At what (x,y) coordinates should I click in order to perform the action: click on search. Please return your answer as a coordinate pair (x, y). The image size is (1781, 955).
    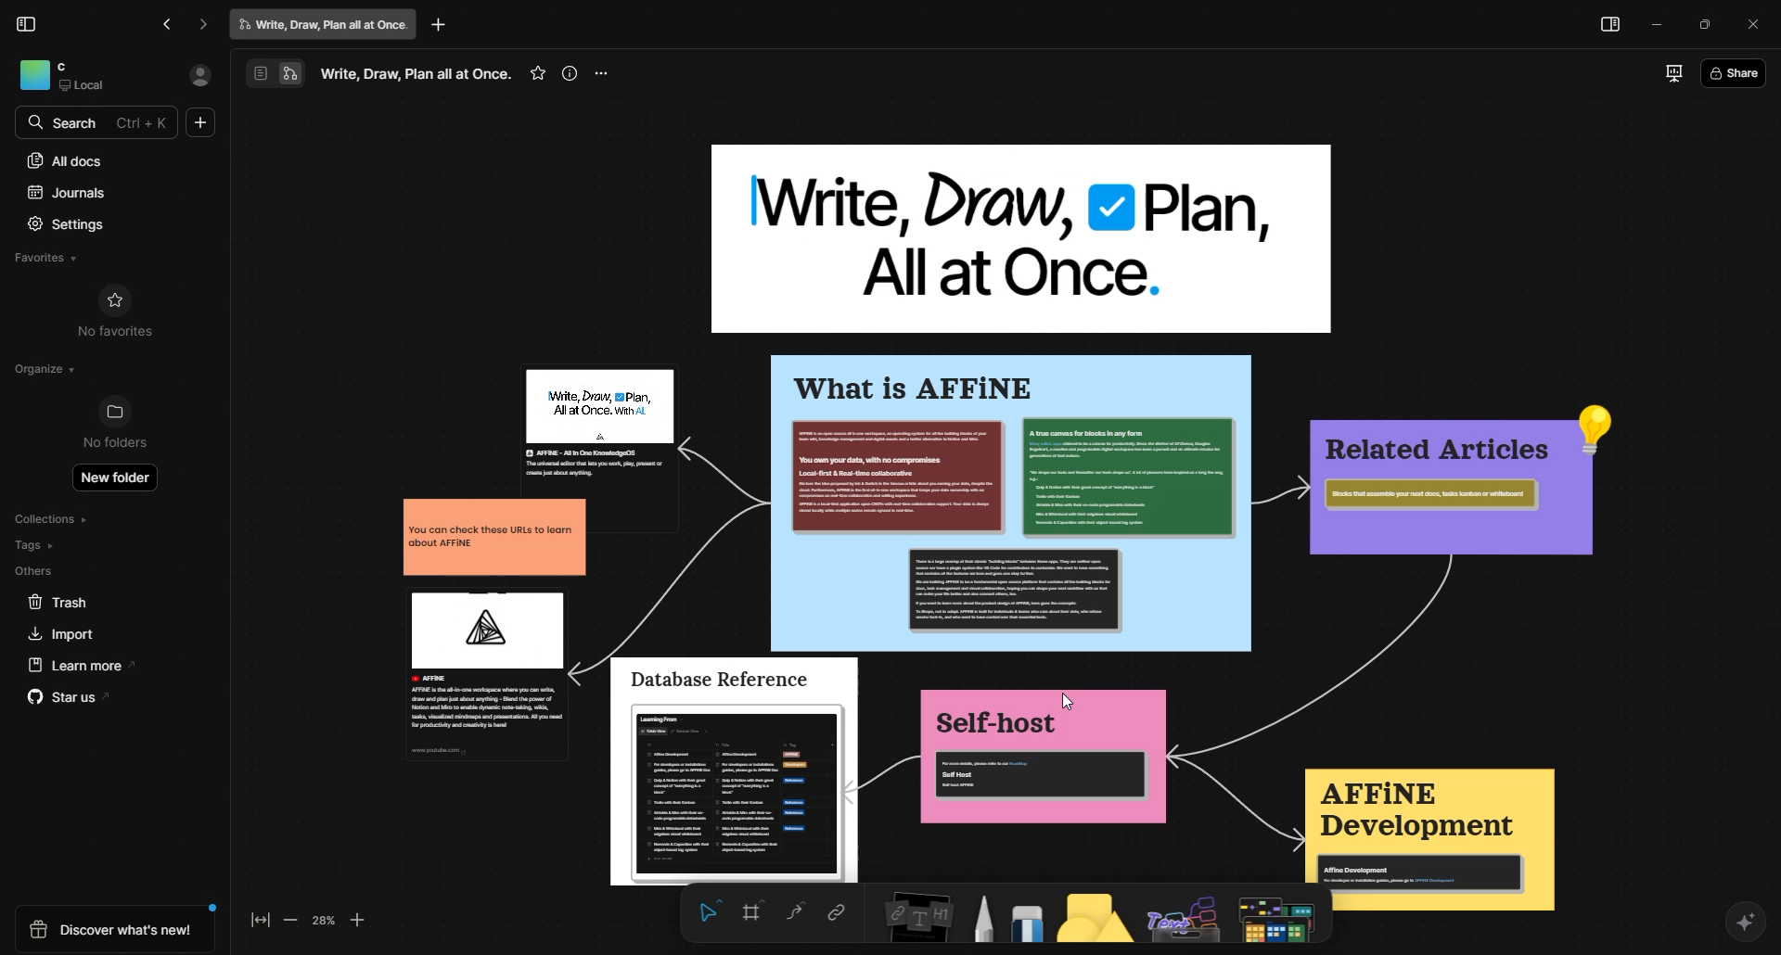
    Looking at the image, I should click on (68, 121).